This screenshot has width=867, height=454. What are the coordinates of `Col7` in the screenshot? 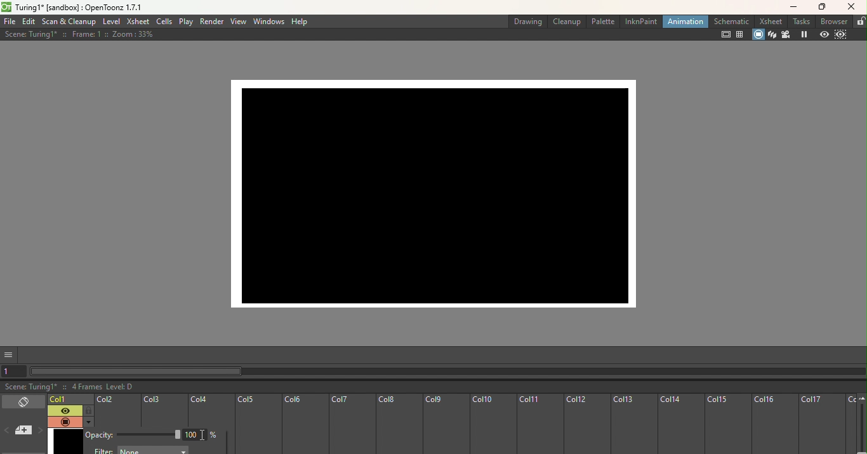 It's located at (351, 425).